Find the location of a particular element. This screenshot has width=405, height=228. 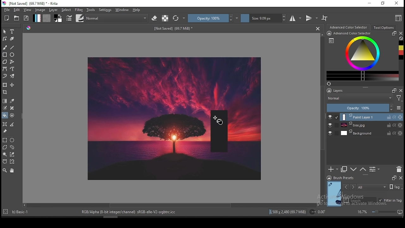

new is located at coordinates (7, 18).